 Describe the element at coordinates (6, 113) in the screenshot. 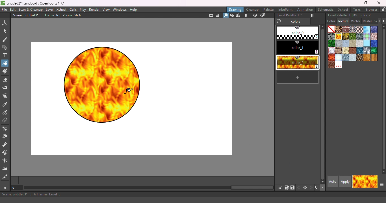

I see `RGB Picker tool` at that location.